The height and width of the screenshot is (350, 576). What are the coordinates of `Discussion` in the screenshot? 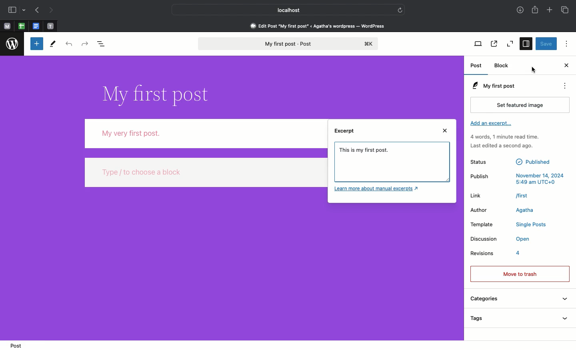 It's located at (500, 240).